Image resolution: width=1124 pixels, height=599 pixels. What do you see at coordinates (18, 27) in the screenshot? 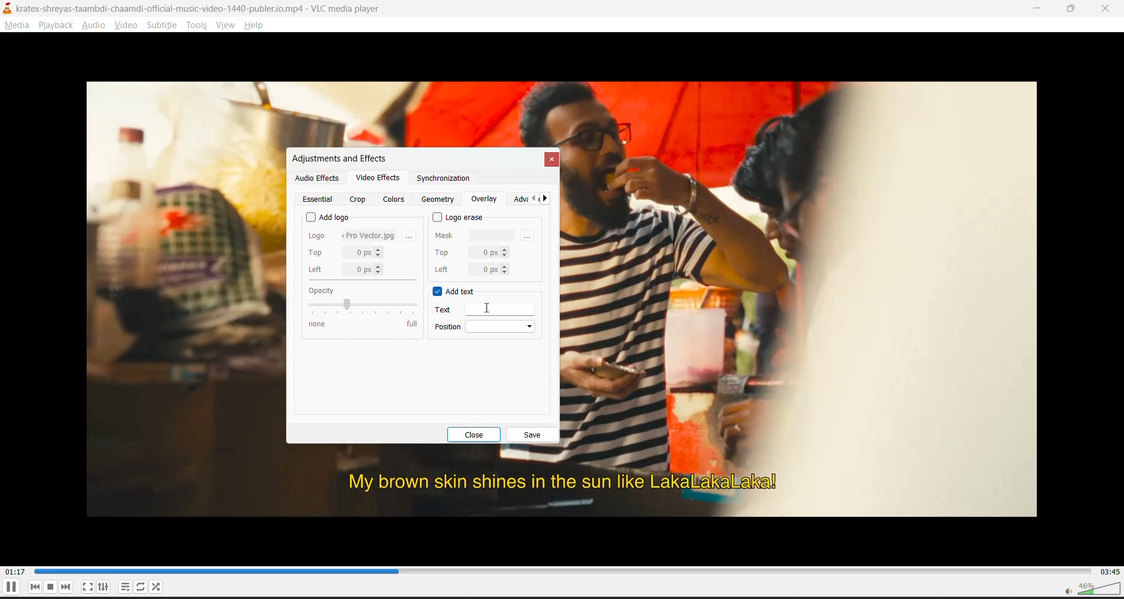
I see `media` at bounding box center [18, 27].